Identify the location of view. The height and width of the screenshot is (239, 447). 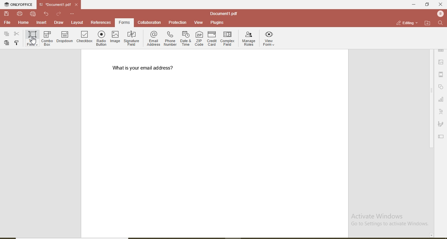
(197, 22).